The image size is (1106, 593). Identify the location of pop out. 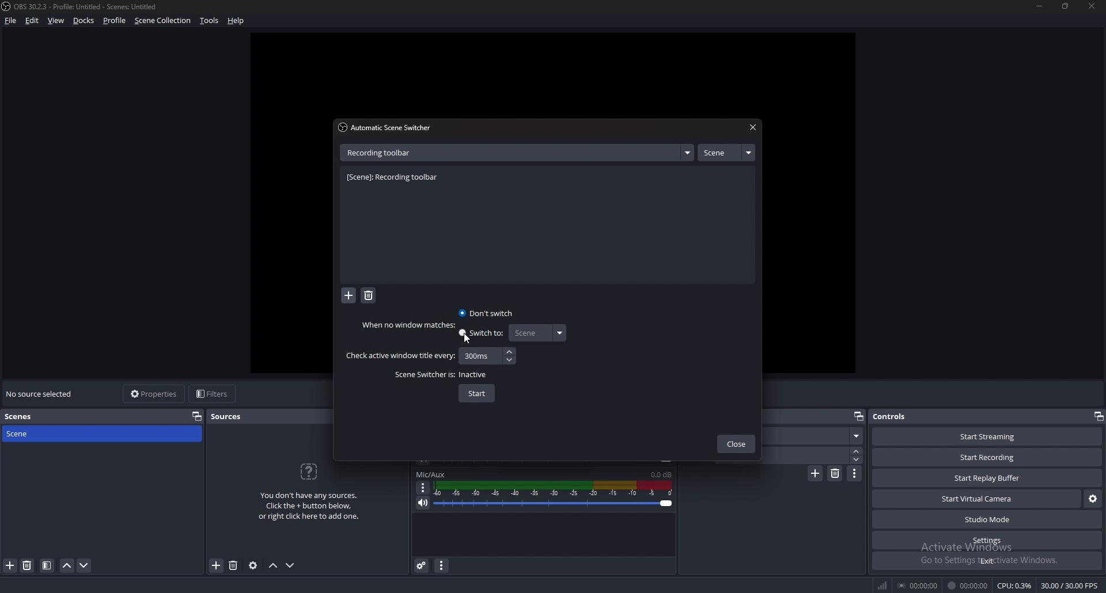
(197, 416).